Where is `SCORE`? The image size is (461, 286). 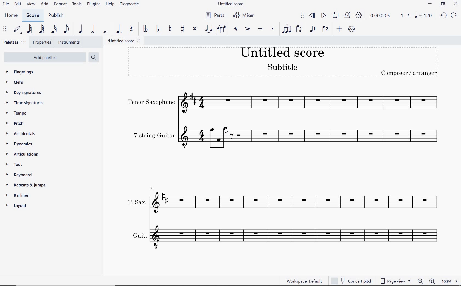
SCORE is located at coordinates (32, 16).